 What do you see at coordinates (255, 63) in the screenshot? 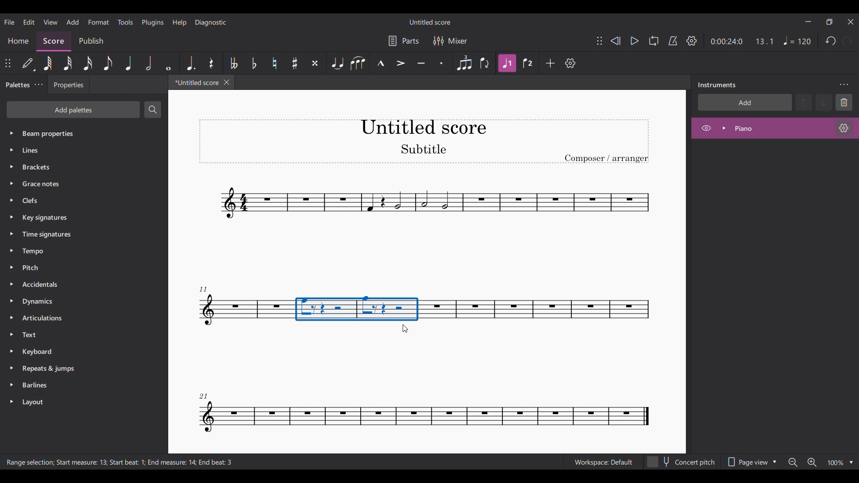
I see `Toggle flat` at bounding box center [255, 63].